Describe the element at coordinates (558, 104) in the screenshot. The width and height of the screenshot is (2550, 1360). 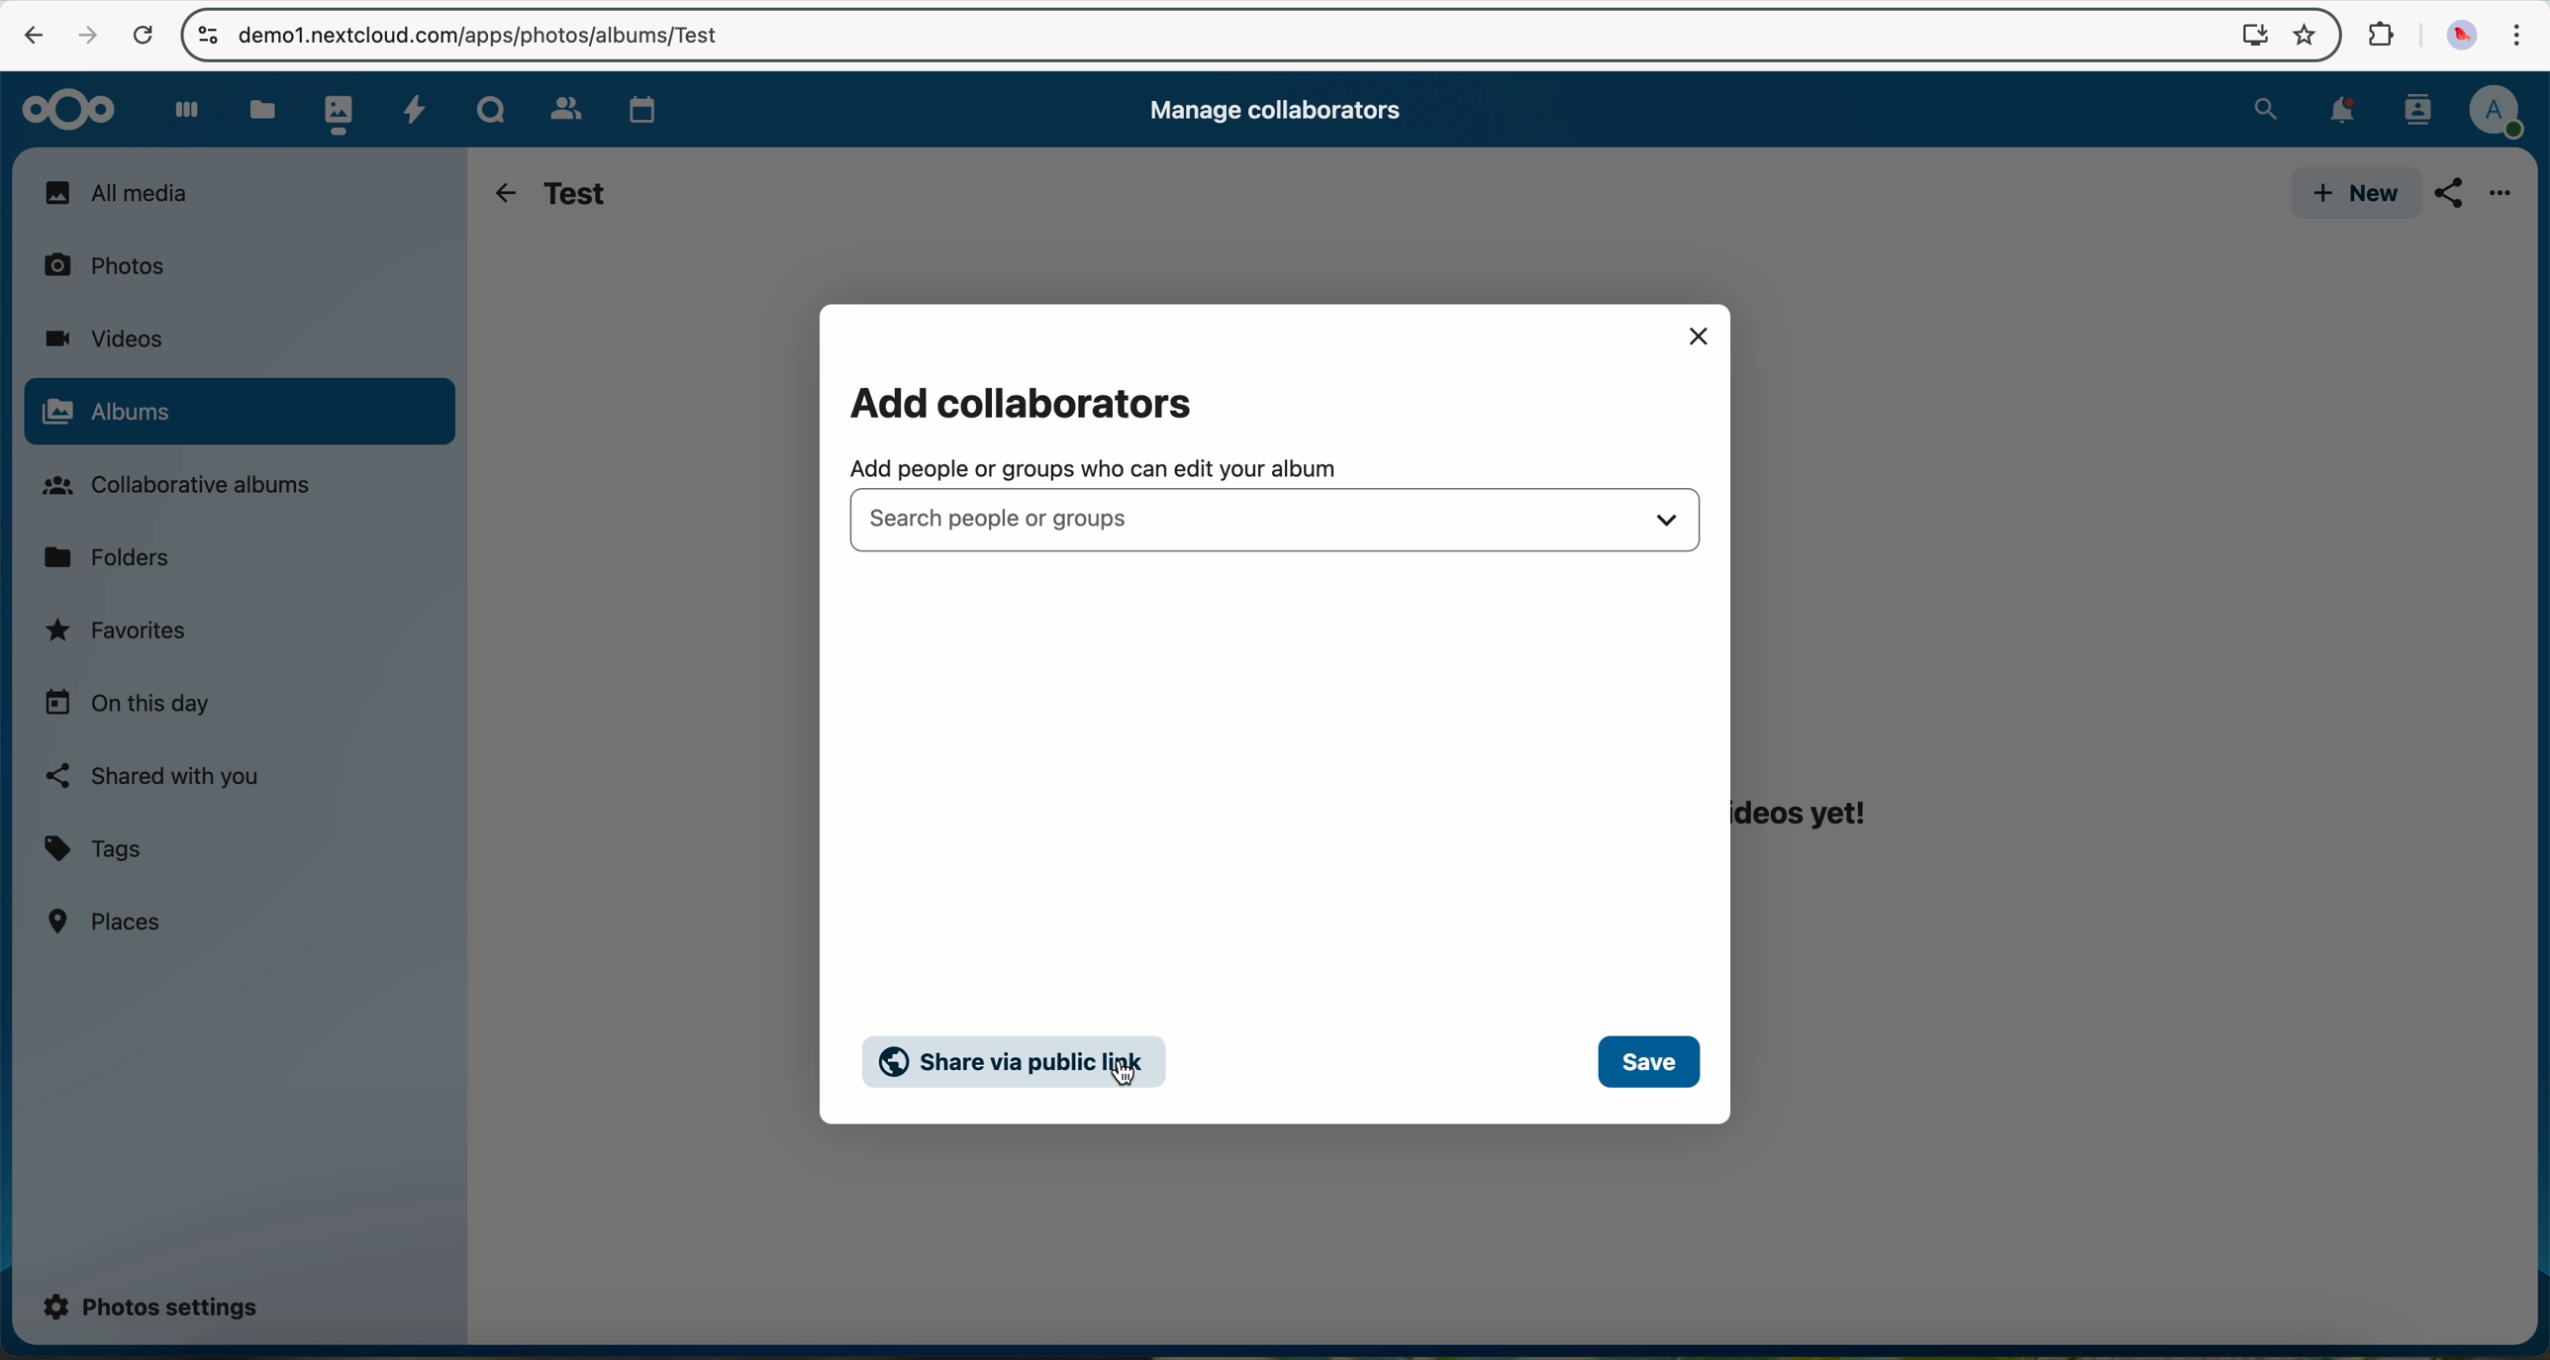
I see `contacts ` at that location.